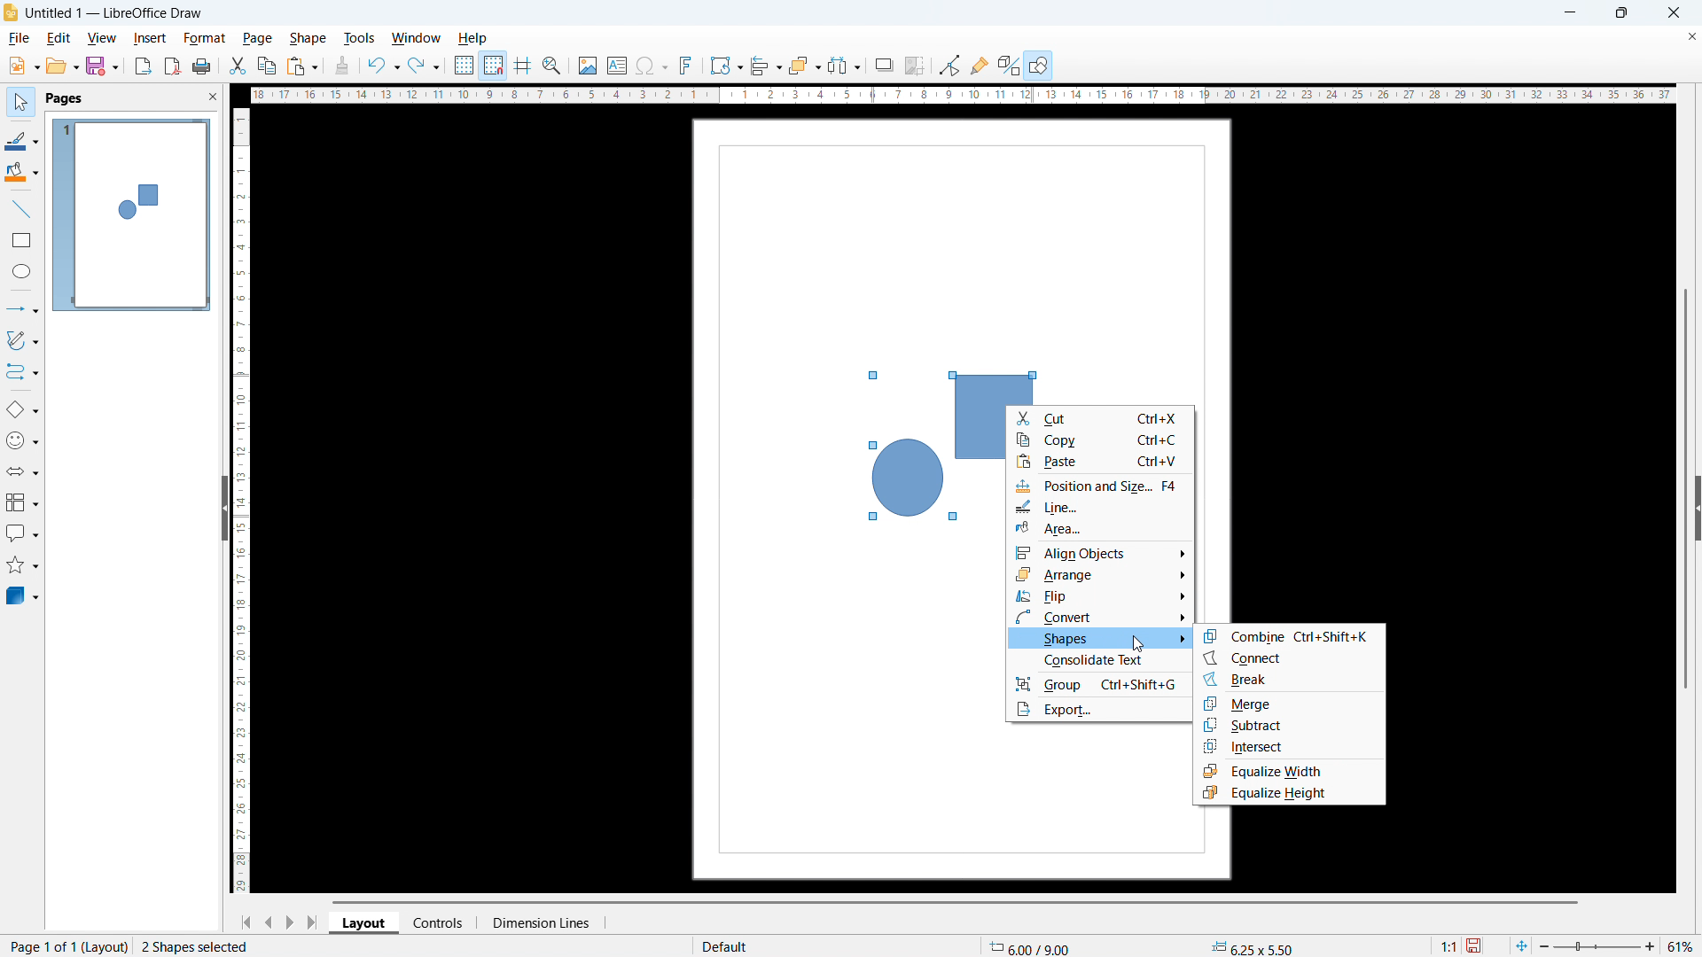 This screenshot has height=957, width=1702. I want to click on block arrows, so click(23, 471).